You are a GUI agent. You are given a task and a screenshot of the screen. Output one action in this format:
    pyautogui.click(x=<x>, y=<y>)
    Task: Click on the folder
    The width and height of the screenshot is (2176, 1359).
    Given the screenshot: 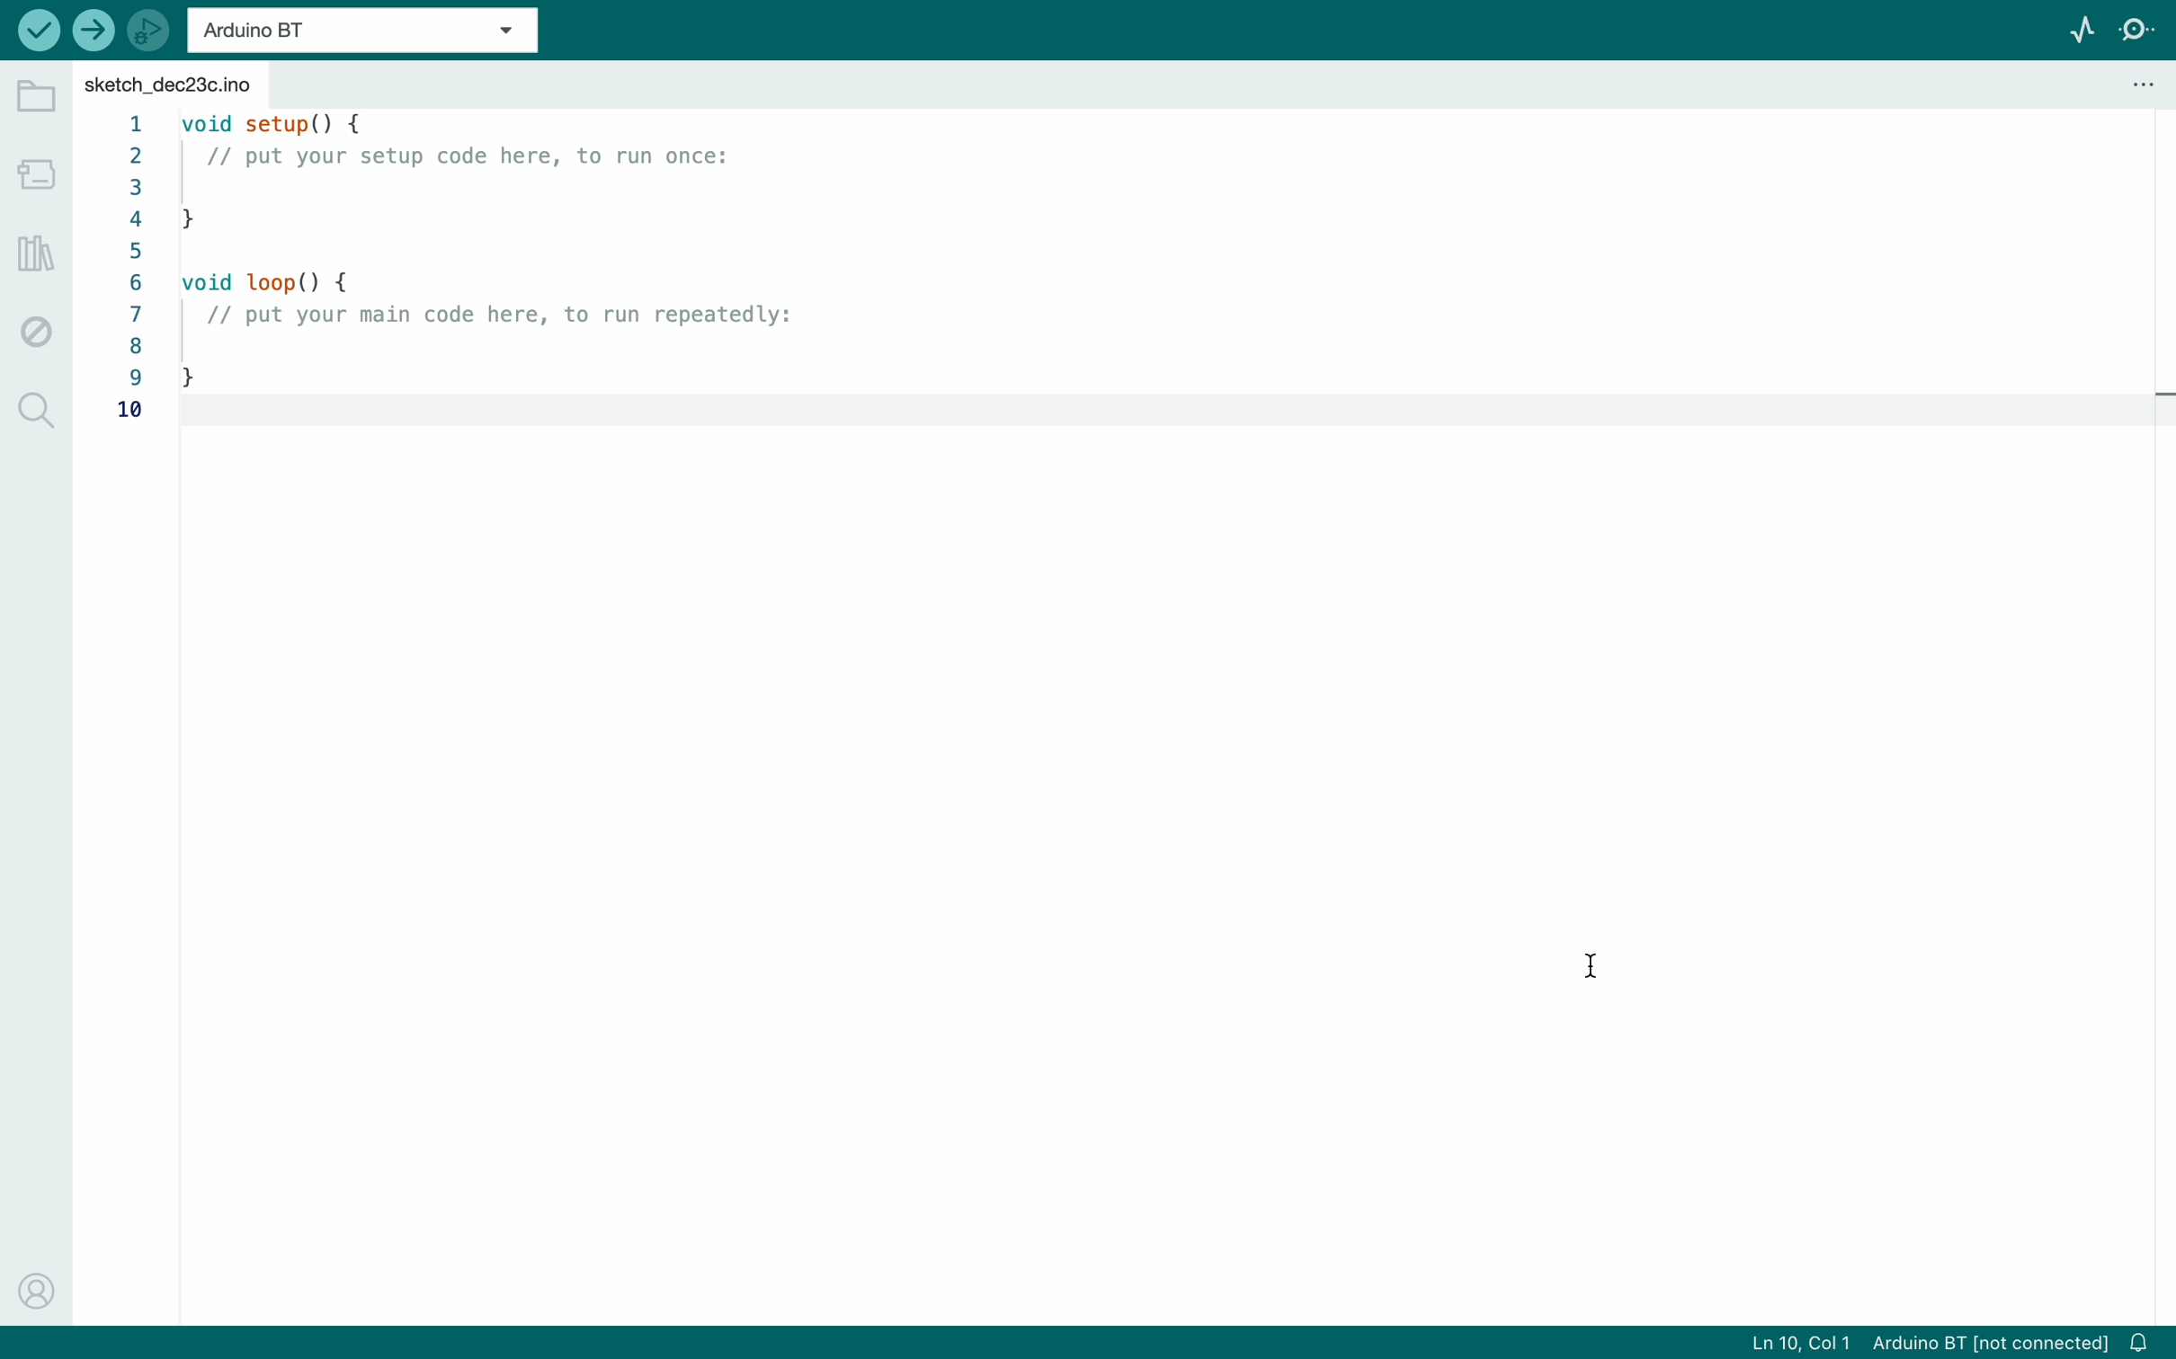 What is the action you would take?
    pyautogui.click(x=37, y=98)
    